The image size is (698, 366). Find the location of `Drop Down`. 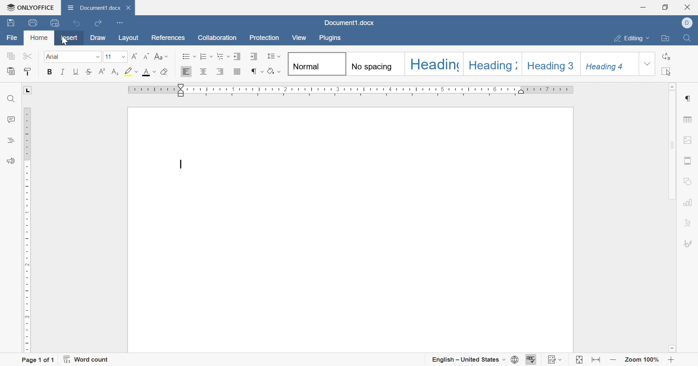

Drop Down is located at coordinates (646, 65).